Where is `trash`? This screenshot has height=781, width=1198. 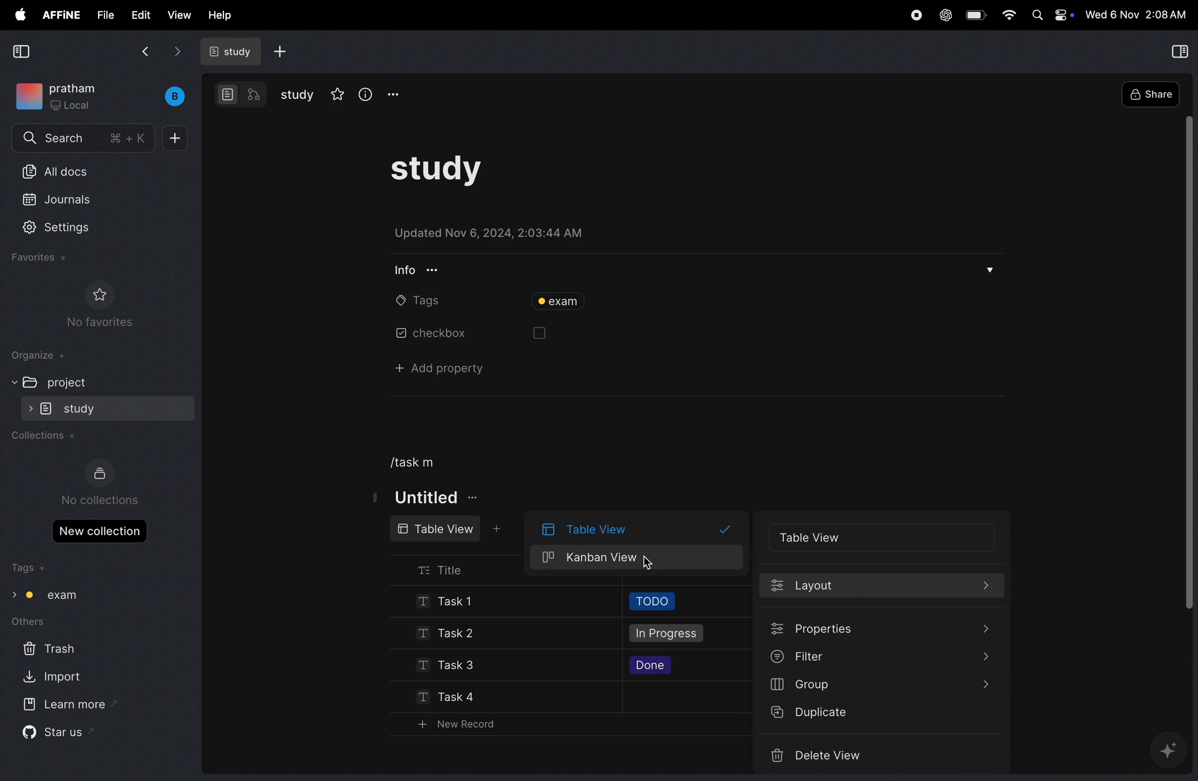 trash is located at coordinates (46, 650).